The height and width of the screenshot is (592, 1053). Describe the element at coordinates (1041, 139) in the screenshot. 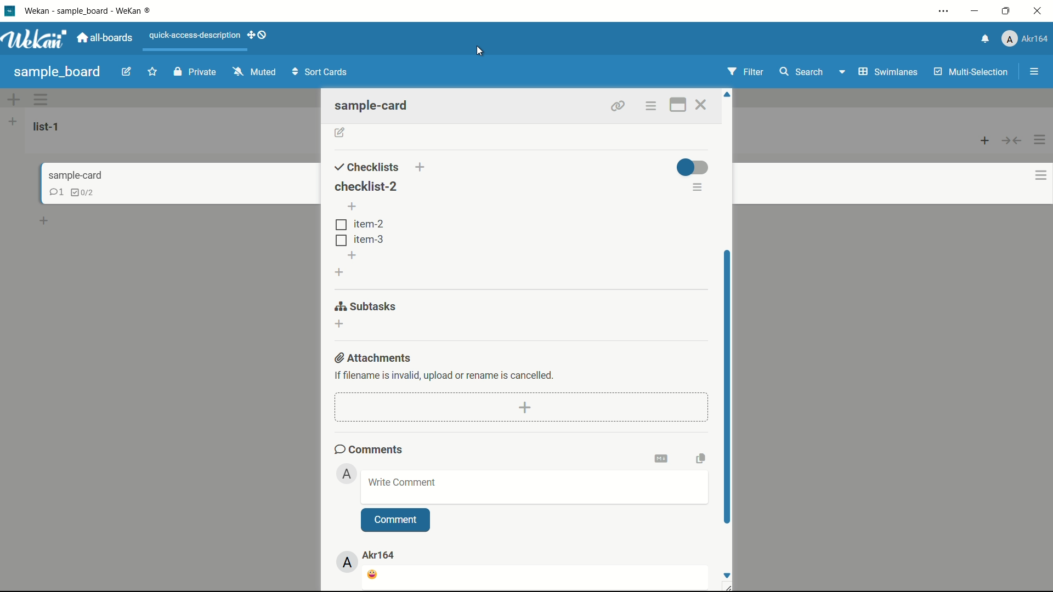

I see `list actions` at that location.